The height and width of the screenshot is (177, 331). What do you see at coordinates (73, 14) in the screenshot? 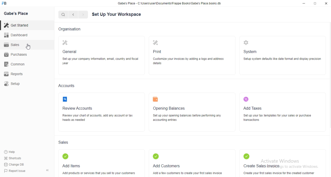
I see `previous` at bounding box center [73, 14].